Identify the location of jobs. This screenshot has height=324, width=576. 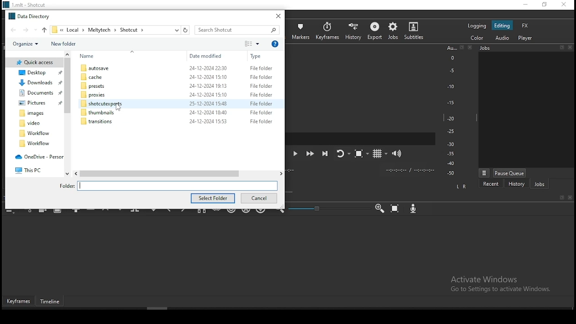
(392, 31).